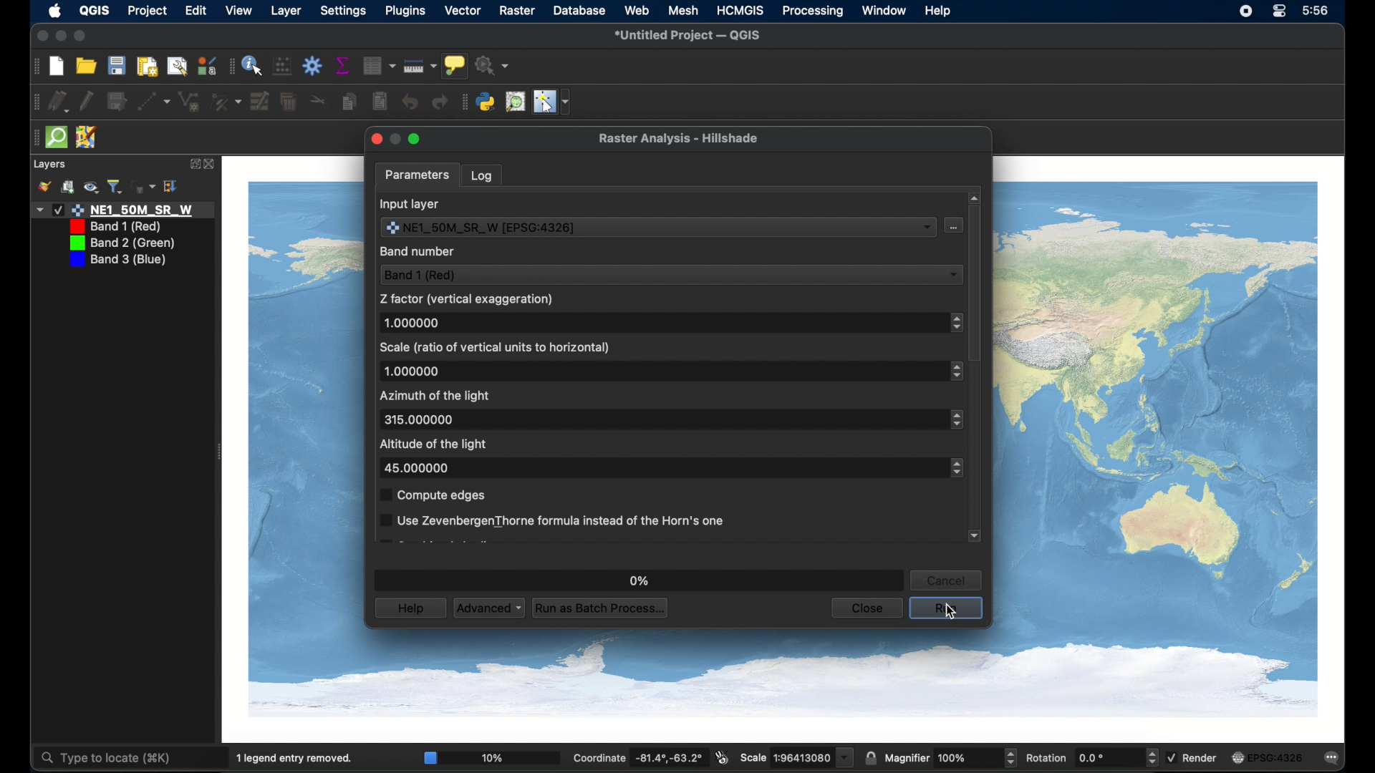  I want to click on advanced, so click(489, 606).